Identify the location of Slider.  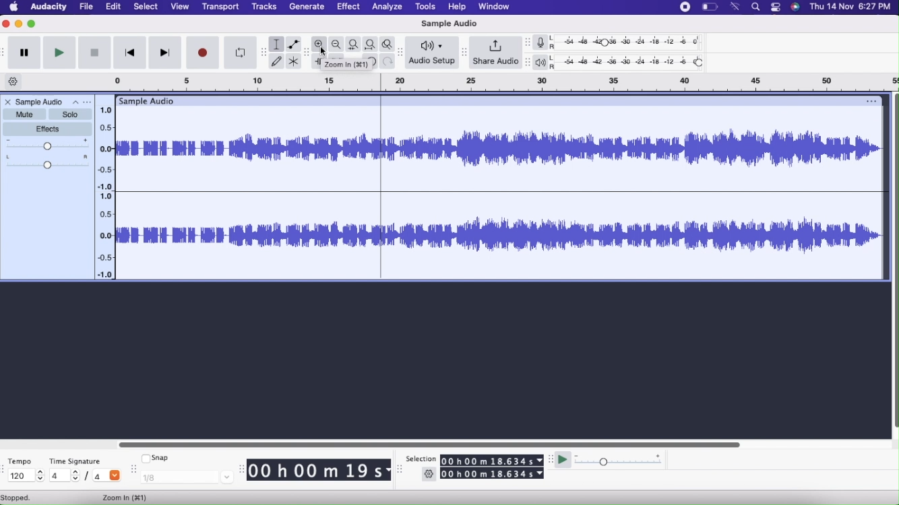
(424, 443).